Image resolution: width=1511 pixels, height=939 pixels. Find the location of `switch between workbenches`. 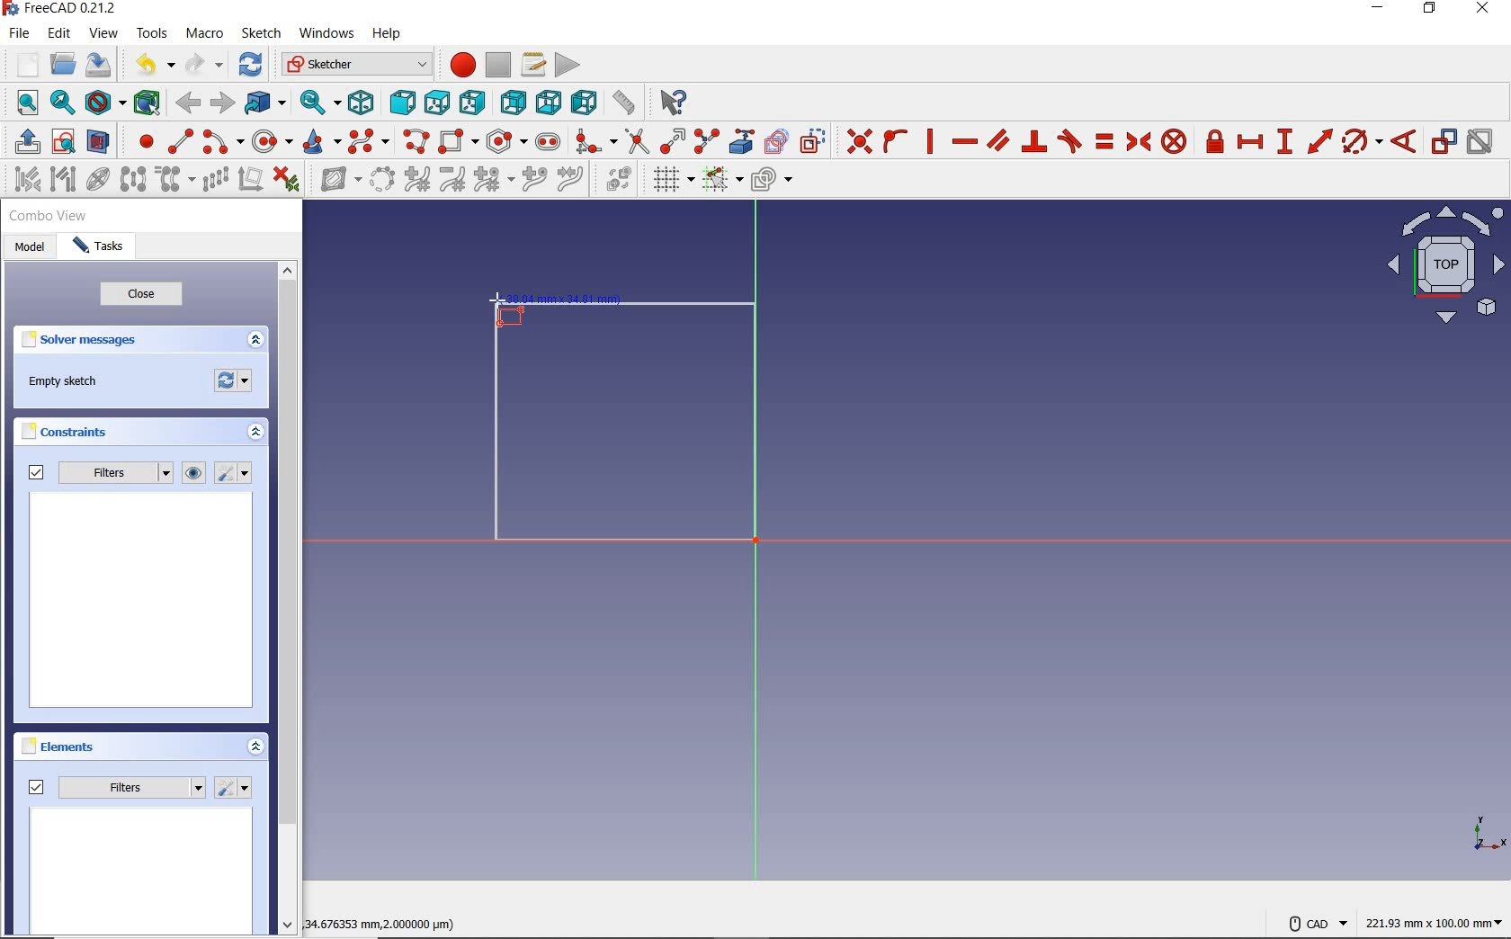

switch between workbenches is located at coordinates (353, 65).